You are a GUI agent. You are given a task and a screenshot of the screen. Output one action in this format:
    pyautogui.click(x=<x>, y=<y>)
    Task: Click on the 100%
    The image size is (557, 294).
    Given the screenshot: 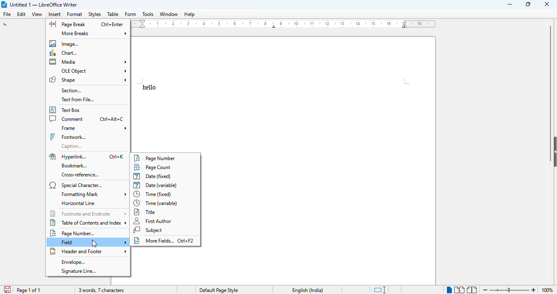 What is the action you would take?
    pyautogui.click(x=547, y=291)
    